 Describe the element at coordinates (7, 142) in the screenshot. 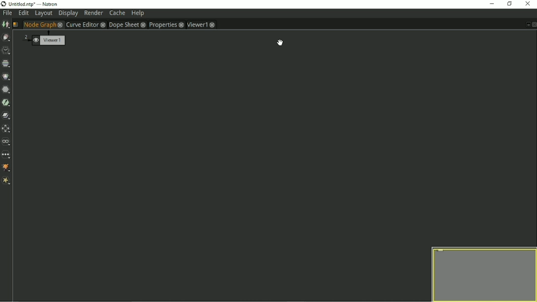

I see `Views` at that location.